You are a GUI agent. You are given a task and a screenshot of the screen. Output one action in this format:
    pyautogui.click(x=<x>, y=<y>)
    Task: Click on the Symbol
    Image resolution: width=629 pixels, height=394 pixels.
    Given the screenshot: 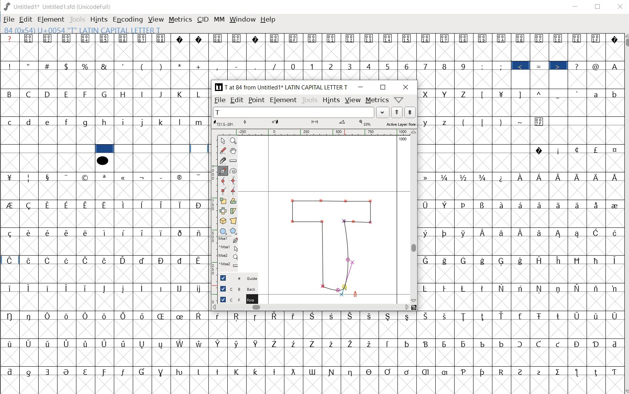 What is the action you would take?
    pyautogui.click(x=446, y=261)
    